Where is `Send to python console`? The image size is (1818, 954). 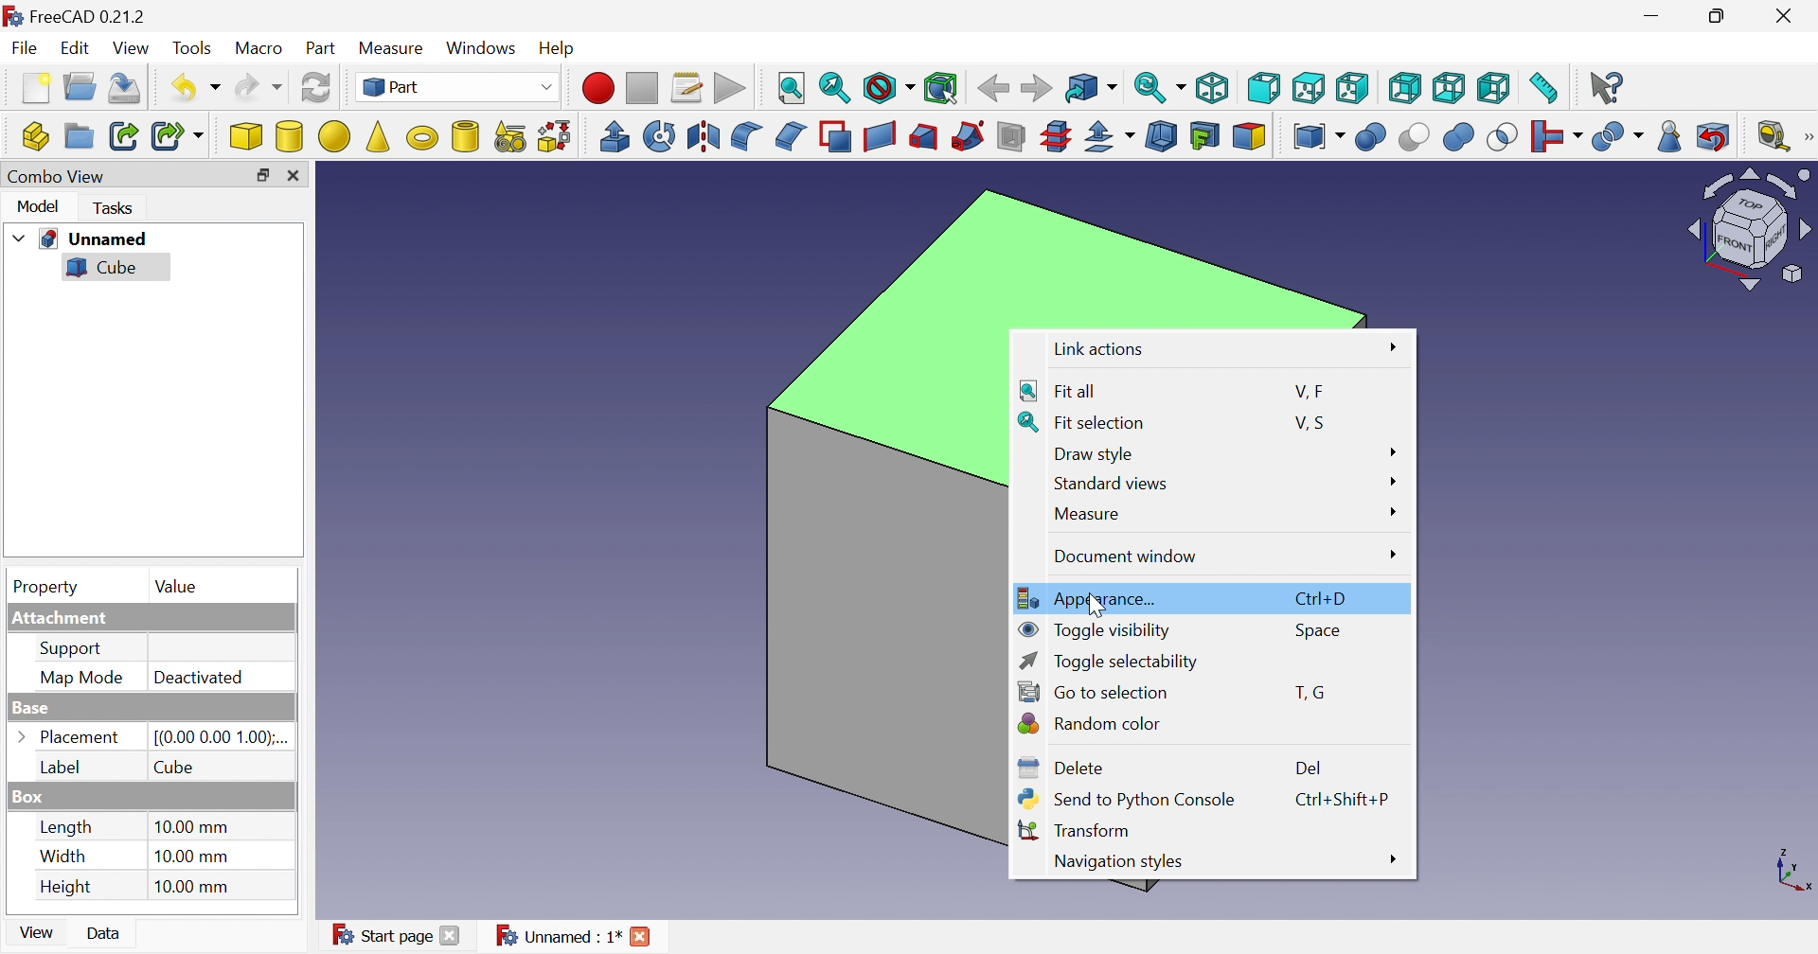 Send to python console is located at coordinates (1126, 800).